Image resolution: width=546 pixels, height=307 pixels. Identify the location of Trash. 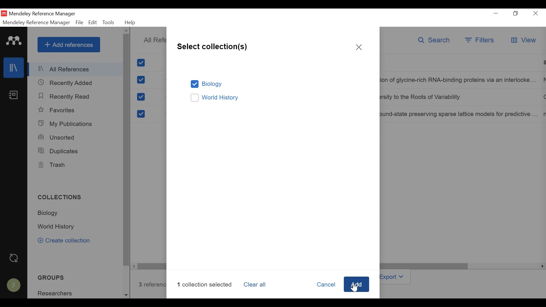
(52, 165).